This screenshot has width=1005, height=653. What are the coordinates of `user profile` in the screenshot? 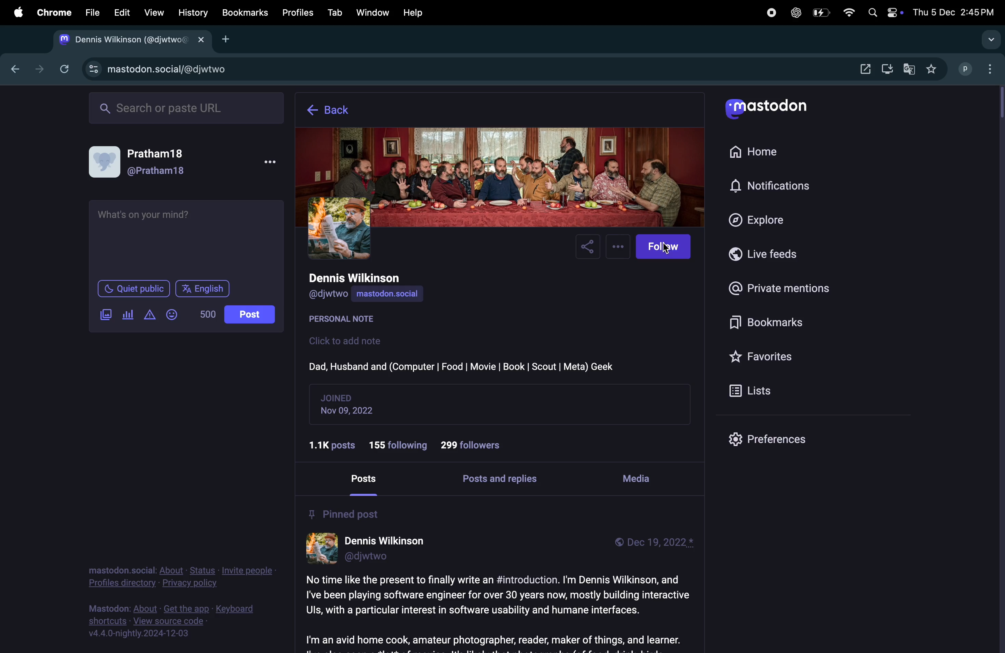 It's located at (373, 550).